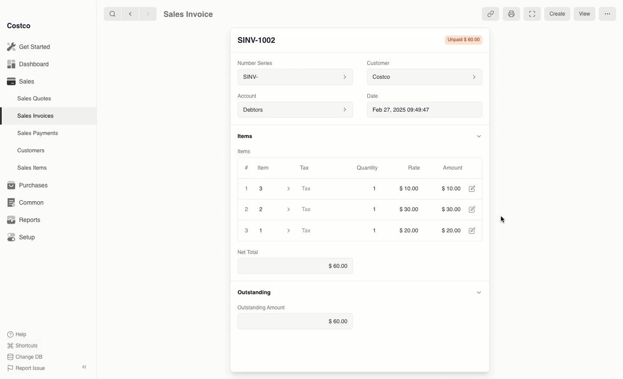 The image size is (623, 379). What do you see at coordinates (295, 322) in the screenshot?
I see `$60.00` at bounding box center [295, 322].